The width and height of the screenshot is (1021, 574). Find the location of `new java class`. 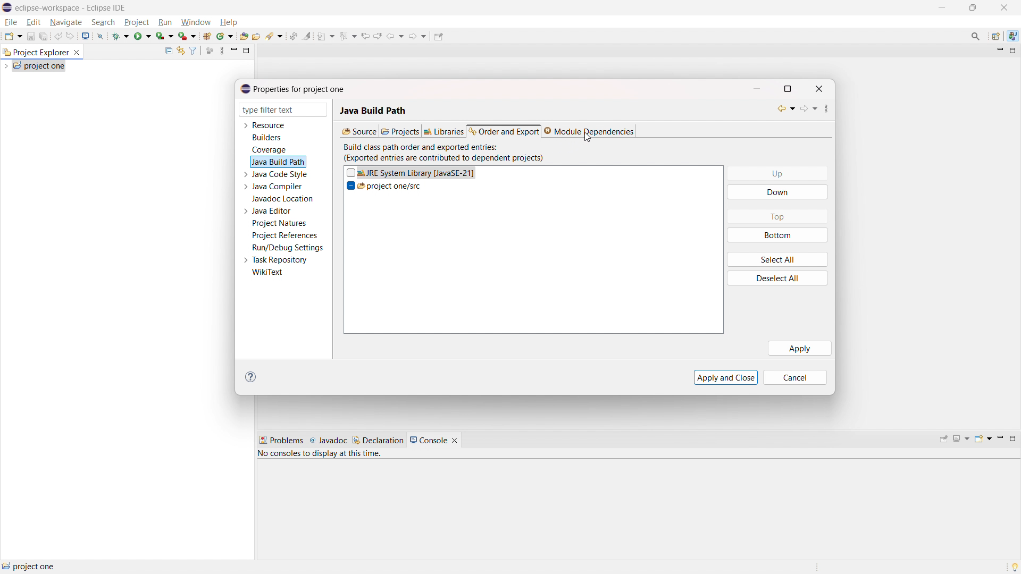

new java class is located at coordinates (225, 36).